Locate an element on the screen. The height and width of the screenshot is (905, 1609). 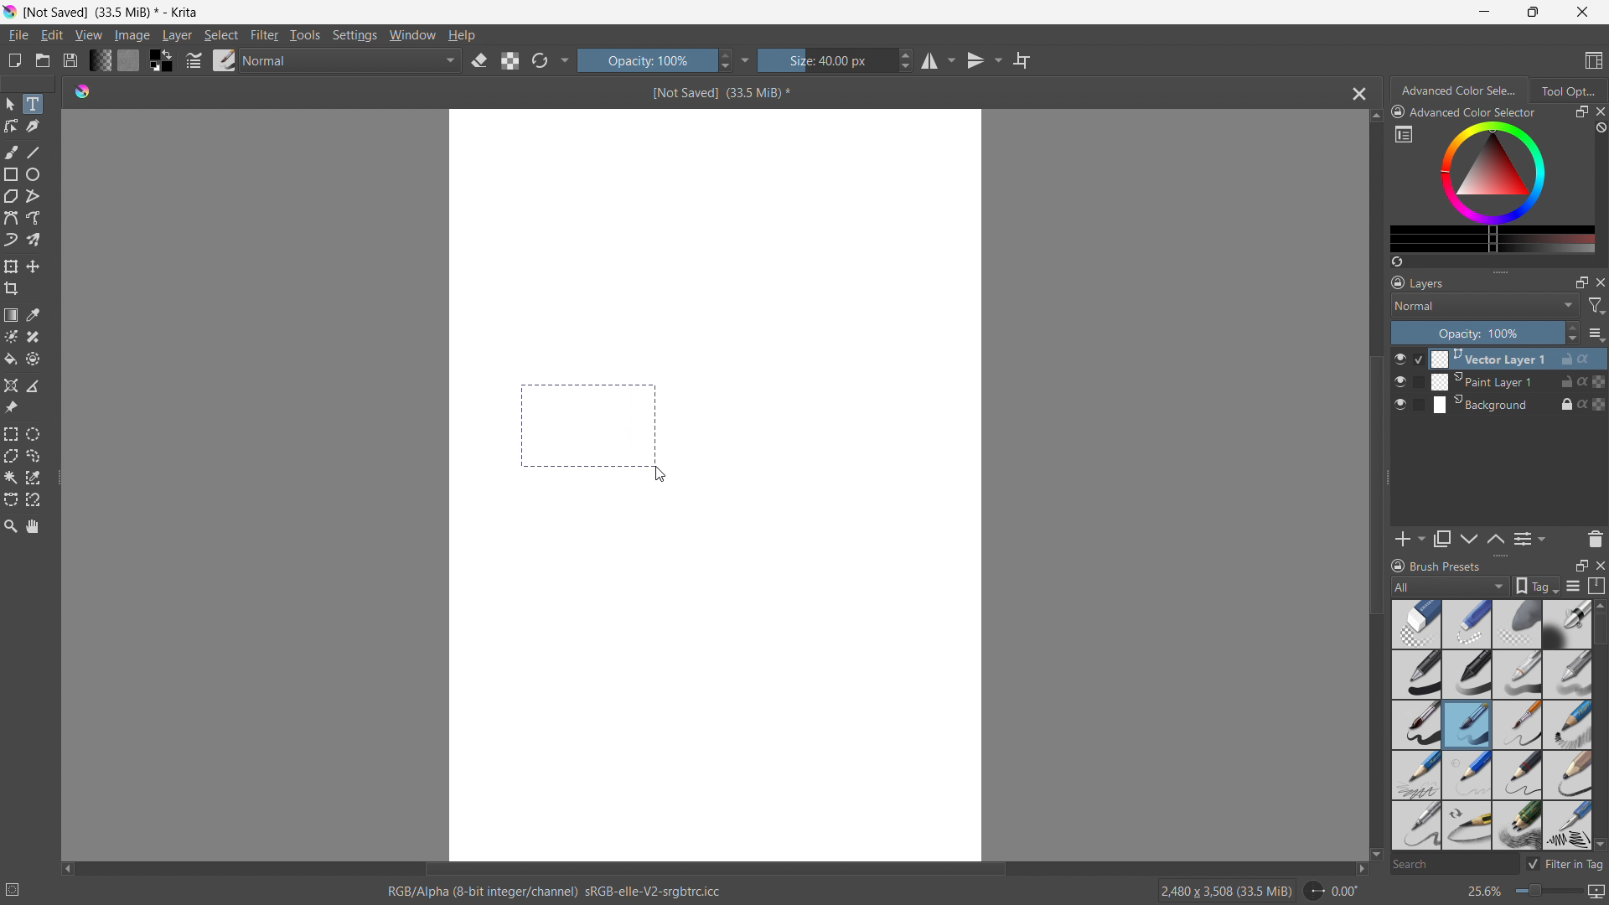
pencil is located at coordinates (1413, 825).